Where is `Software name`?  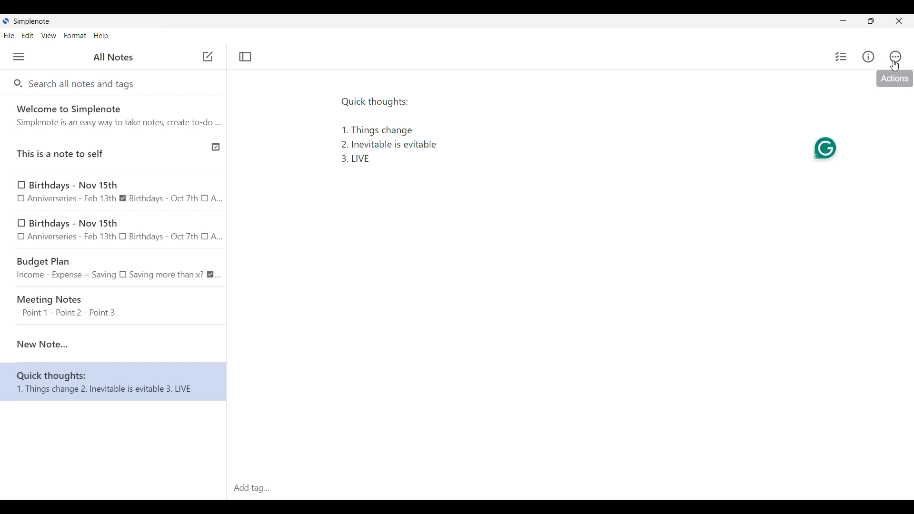
Software name is located at coordinates (32, 21).